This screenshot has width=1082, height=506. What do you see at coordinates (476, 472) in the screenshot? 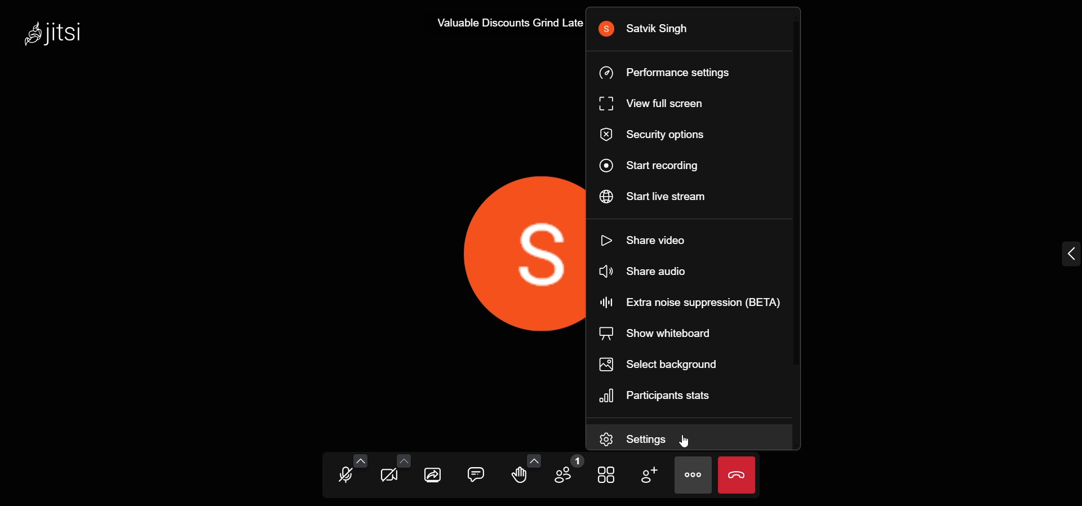
I see `chat` at bounding box center [476, 472].